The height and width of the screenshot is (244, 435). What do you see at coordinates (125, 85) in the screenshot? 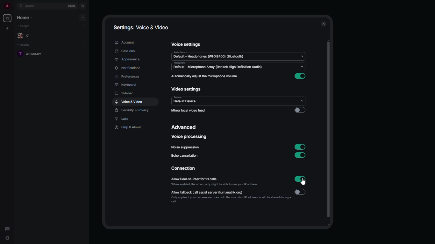
I see `keyboard` at bounding box center [125, 85].